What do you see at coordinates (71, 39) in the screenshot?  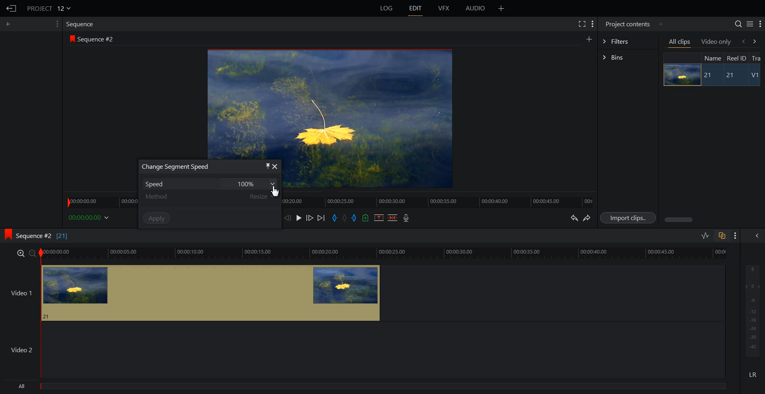 I see `logo` at bounding box center [71, 39].